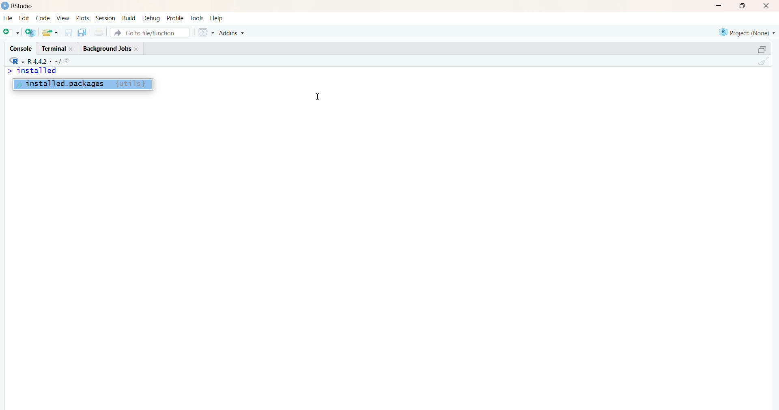  I want to click on plots, so click(82, 17).